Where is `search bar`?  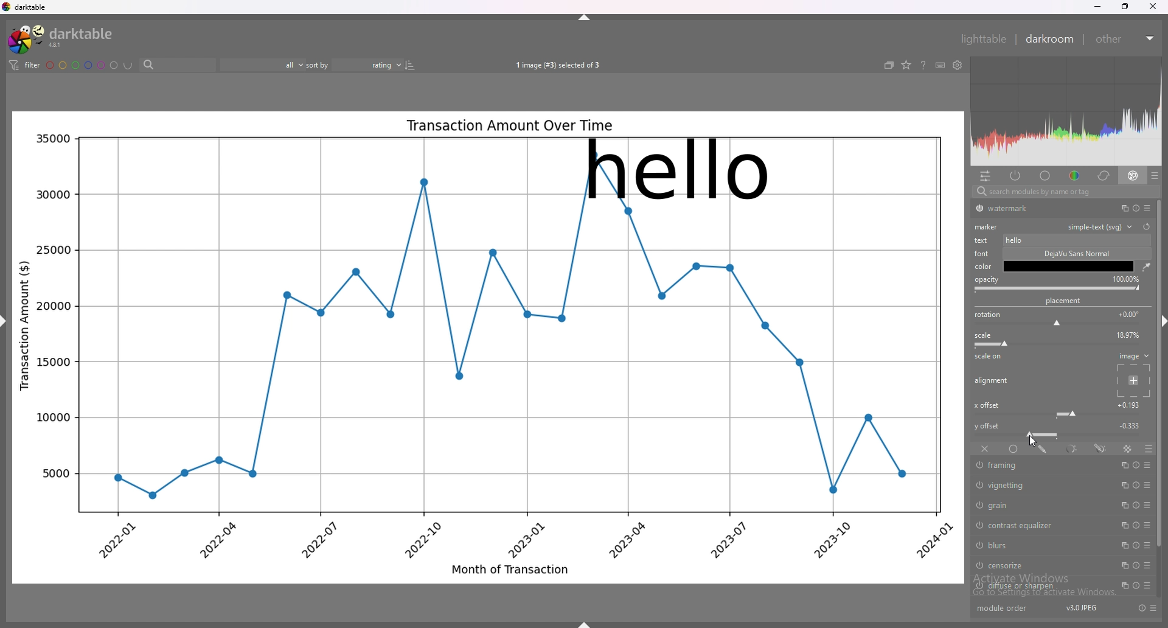
search bar is located at coordinates (175, 66).